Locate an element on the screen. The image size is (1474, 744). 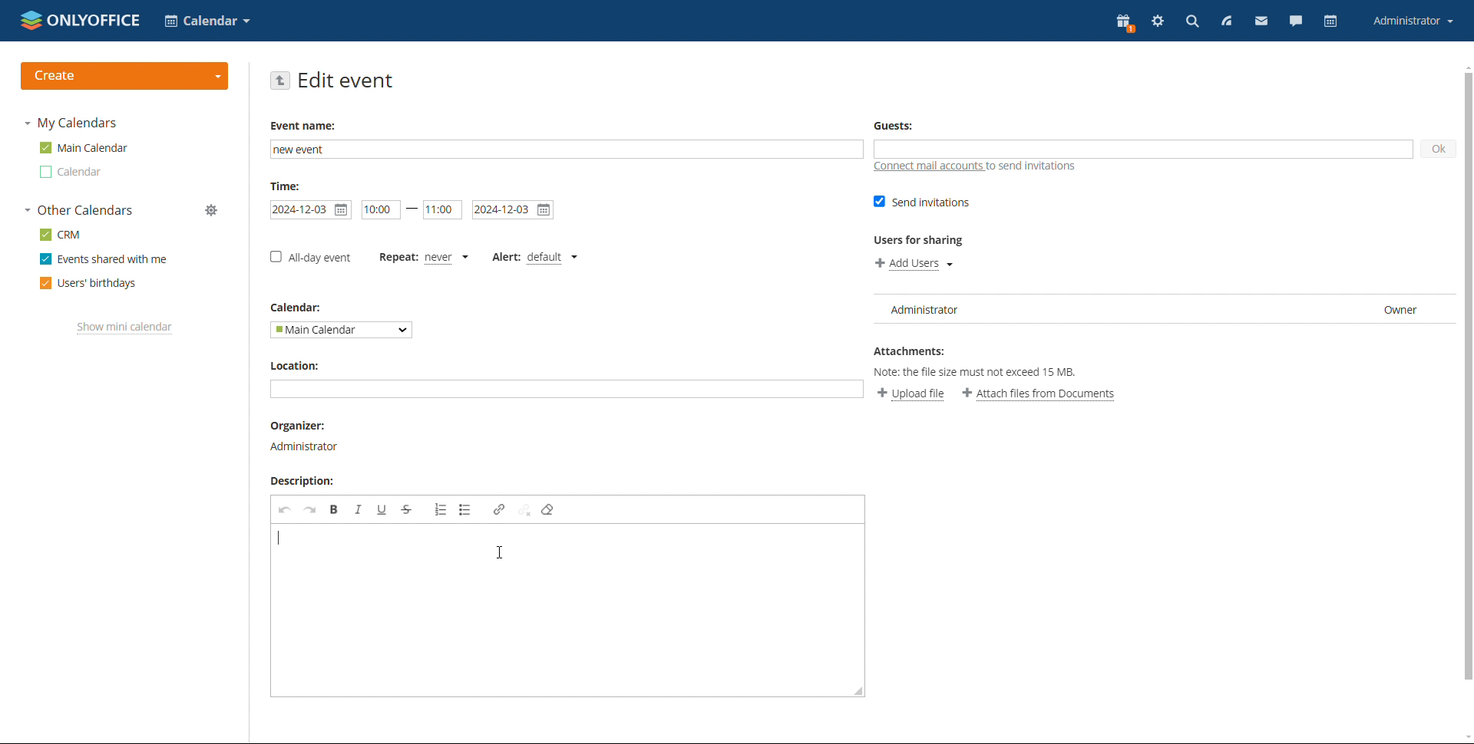
edit event is located at coordinates (346, 80).